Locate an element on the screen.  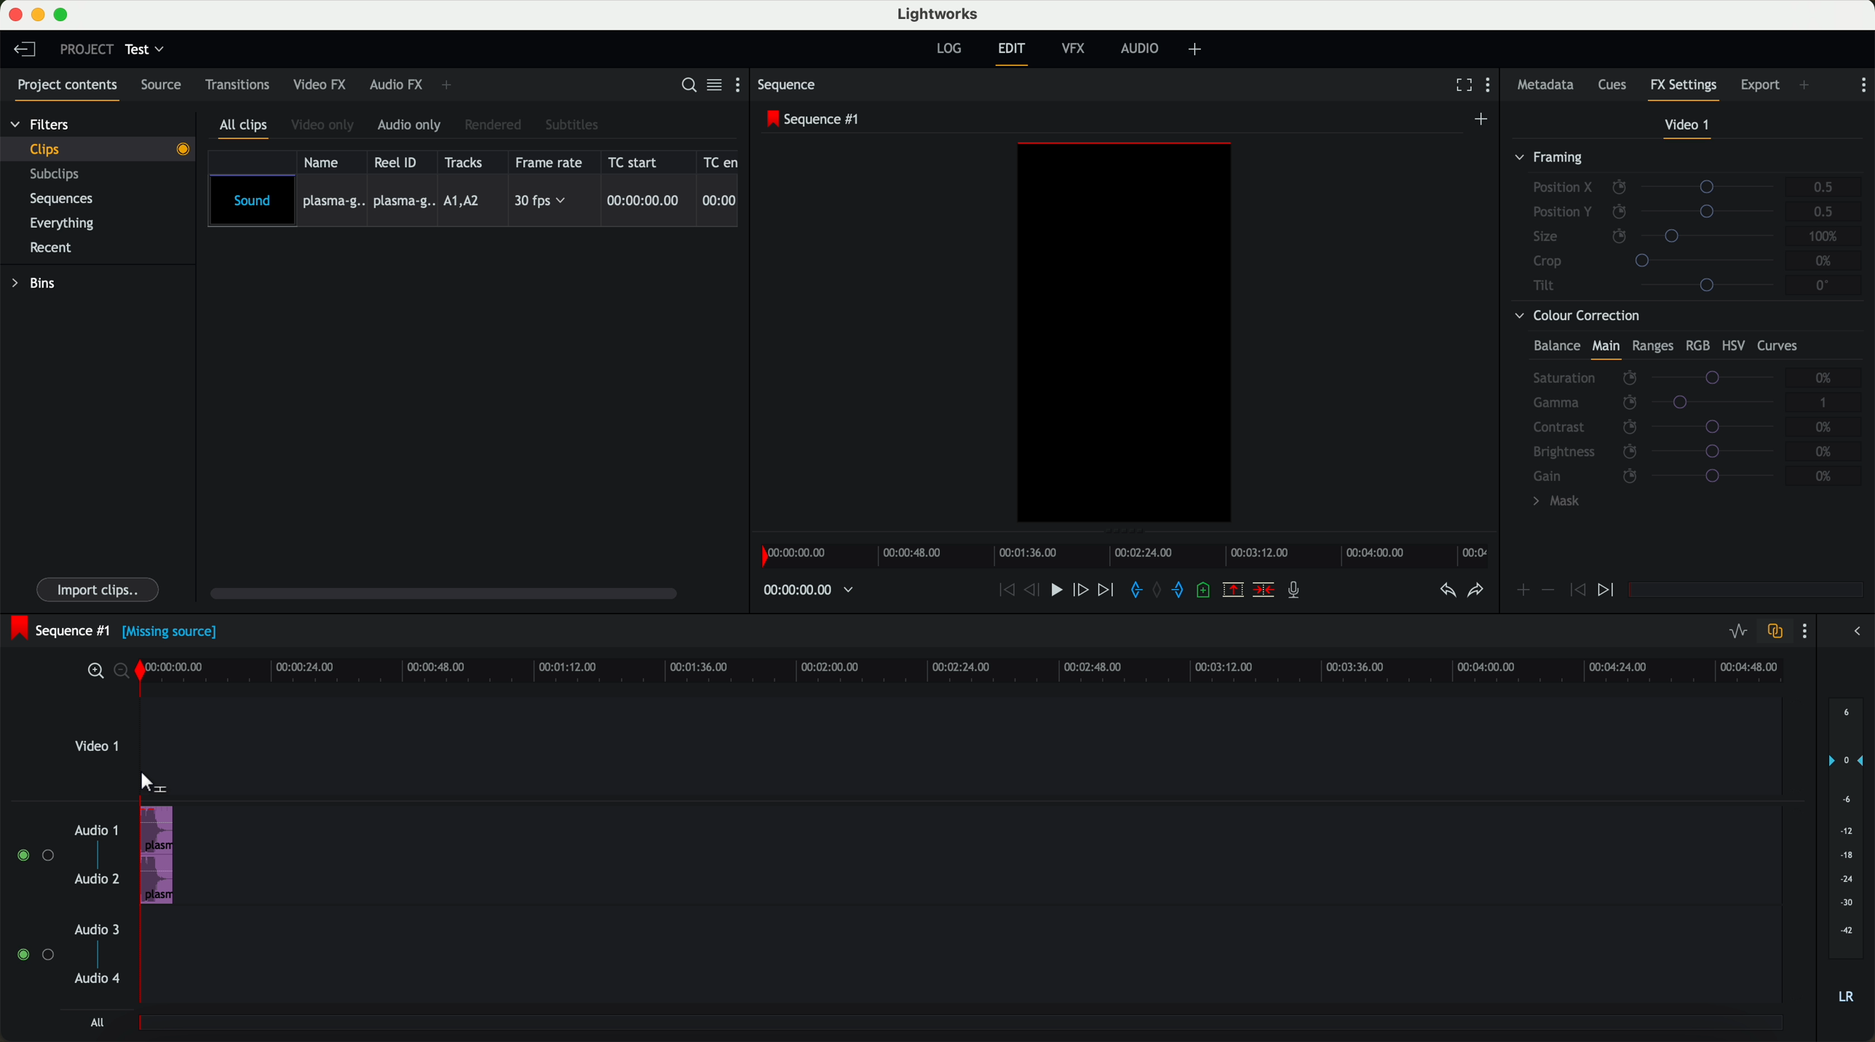
toggle auto track sync is located at coordinates (1775, 632).